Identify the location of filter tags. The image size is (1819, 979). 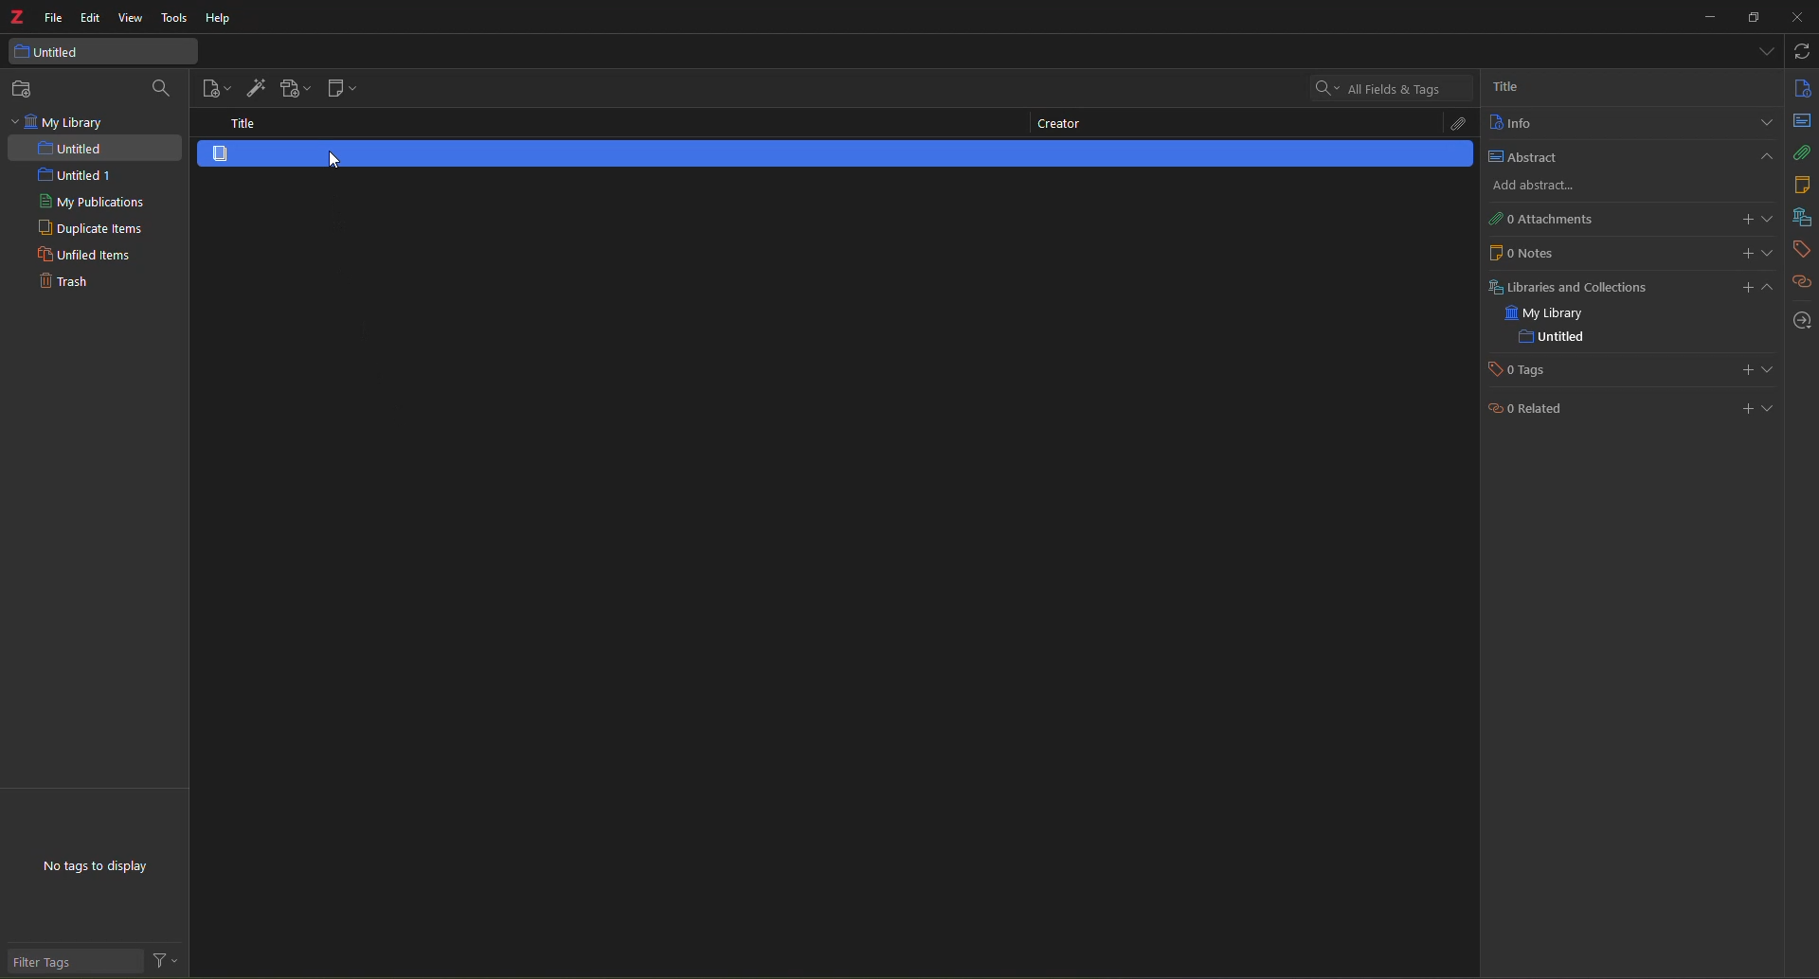
(58, 963).